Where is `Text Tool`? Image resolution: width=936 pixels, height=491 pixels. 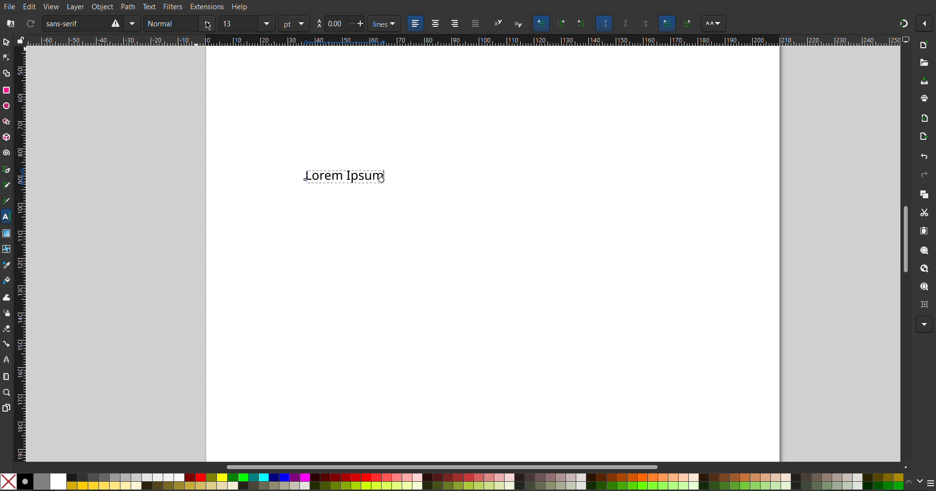 Text Tool is located at coordinates (6, 217).